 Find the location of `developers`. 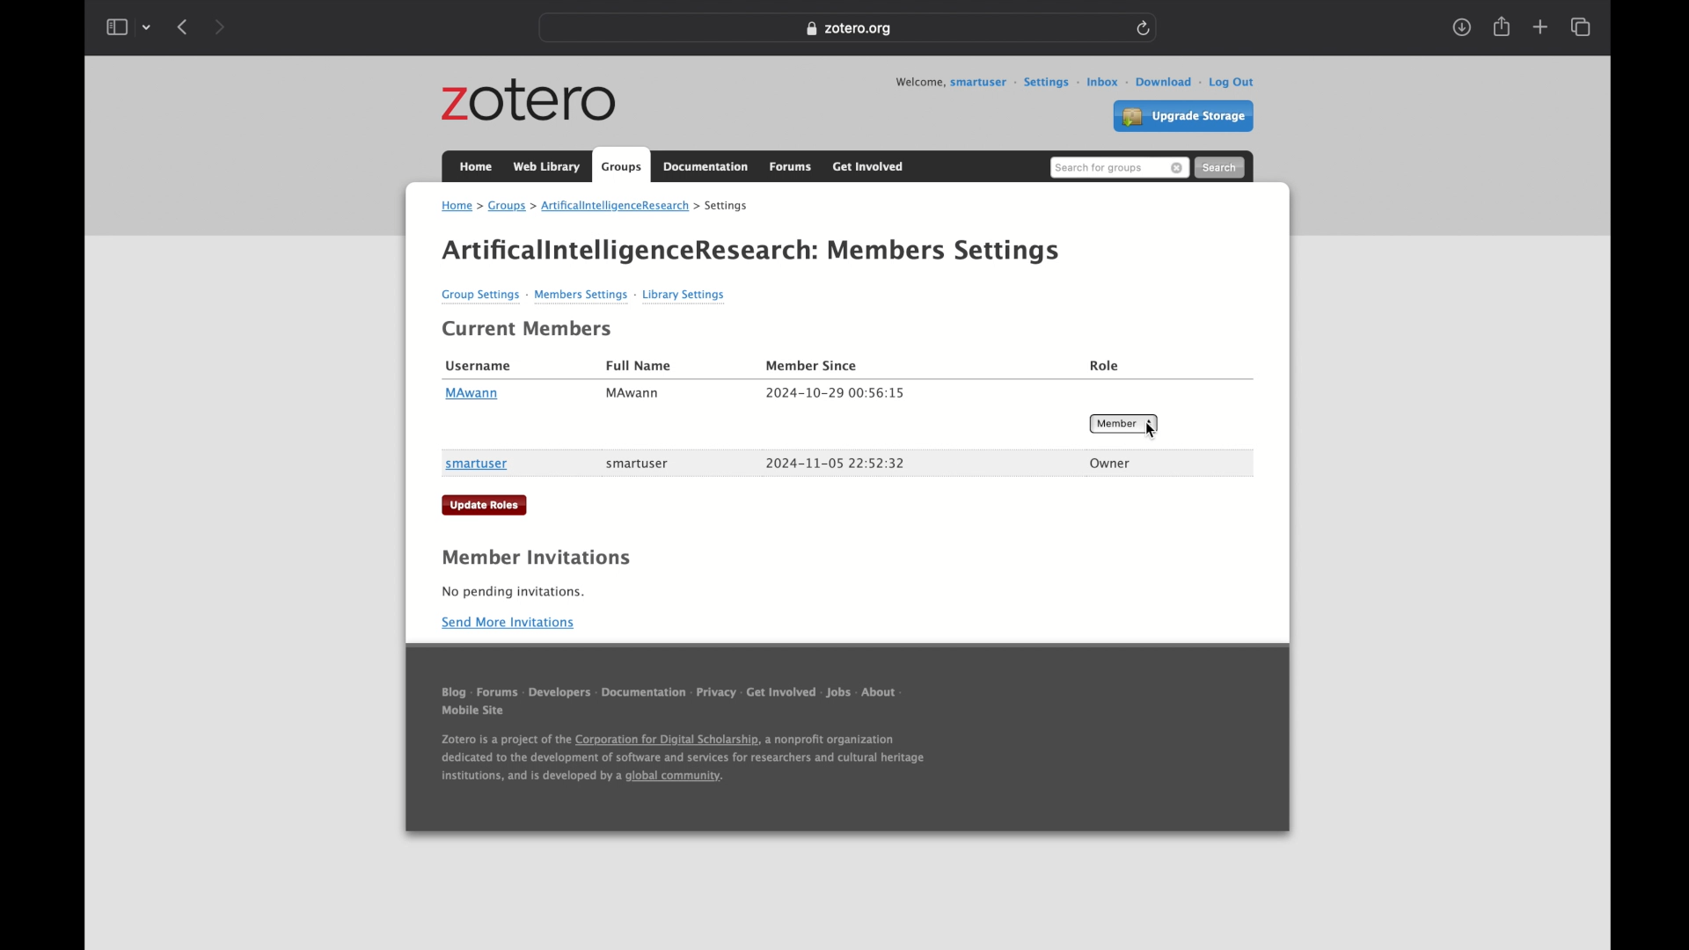

developers is located at coordinates (560, 697).